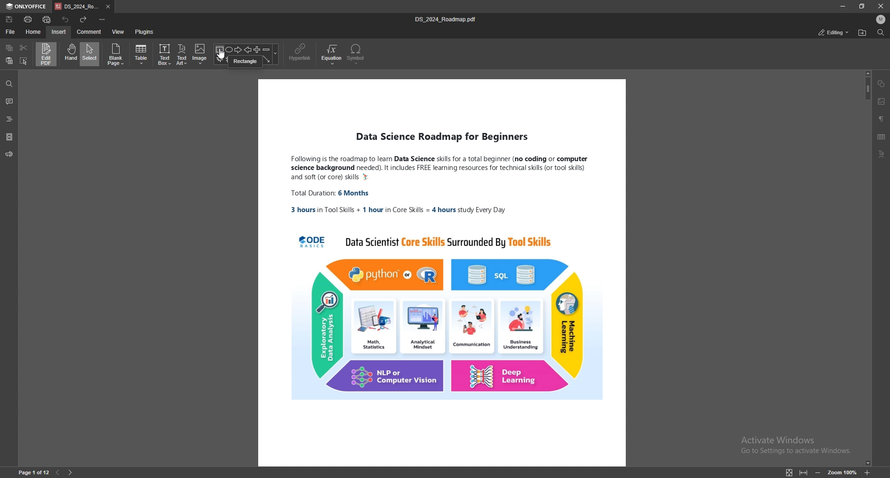 The width and height of the screenshot is (890, 478). What do you see at coordinates (70, 54) in the screenshot?
I see `hand` at bounding box center [70, 54].